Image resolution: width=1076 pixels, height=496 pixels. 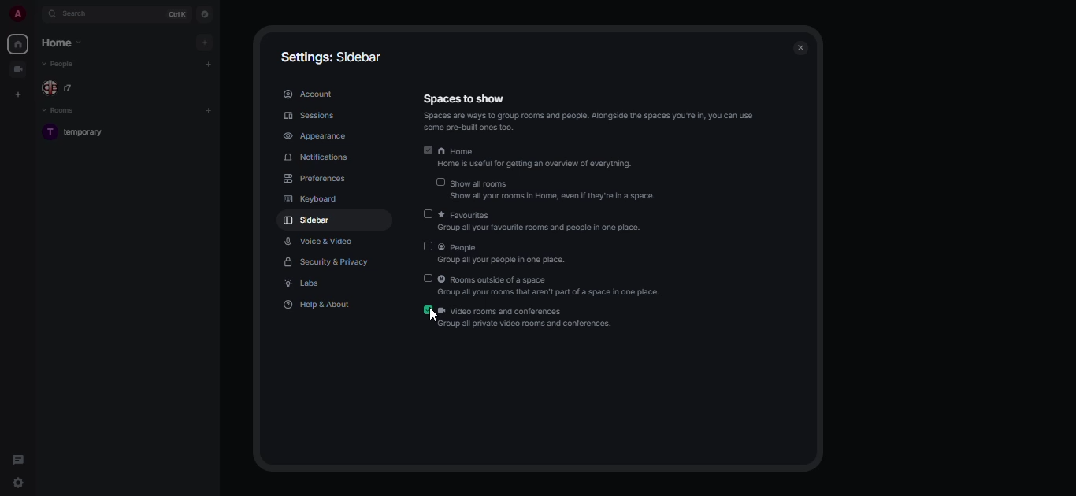 What do you see at coordinates (536, 158) in the screenshot?
I see `home` at bounding box center [536, 158].